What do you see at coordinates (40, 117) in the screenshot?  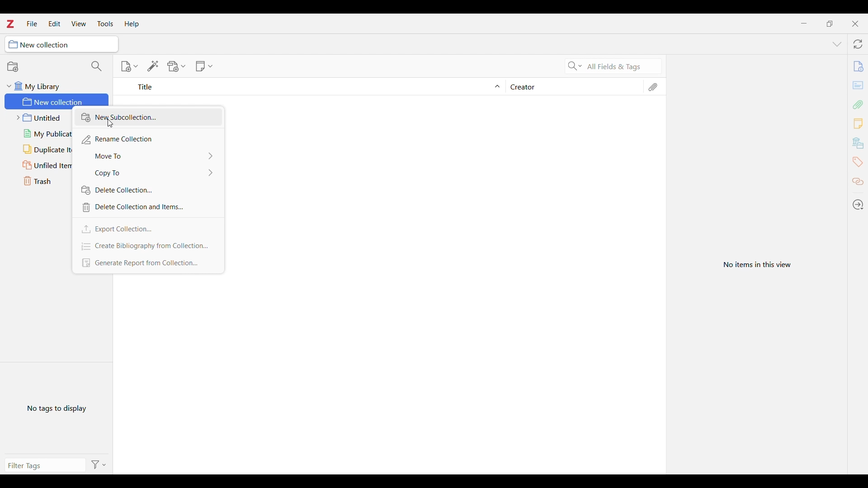 I see `Untitled folder` at bounding box center [40, 117].